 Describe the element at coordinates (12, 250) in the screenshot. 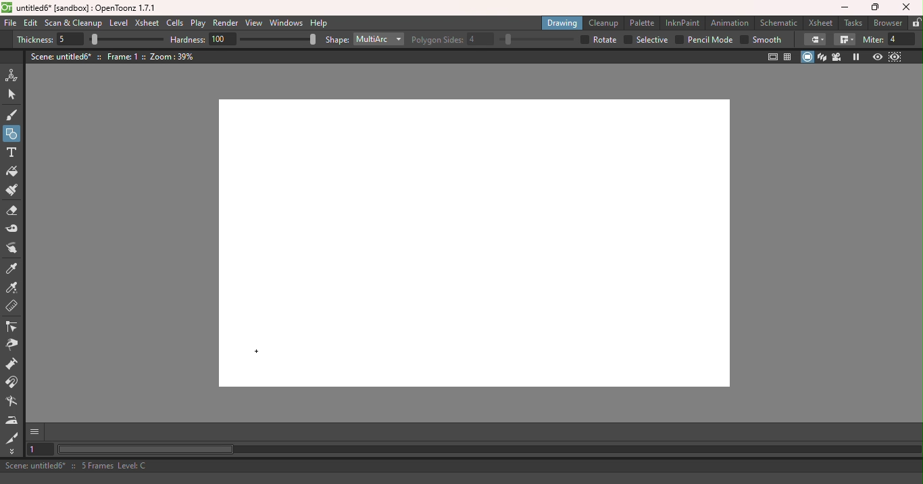

I see `Finger tool` at that location.